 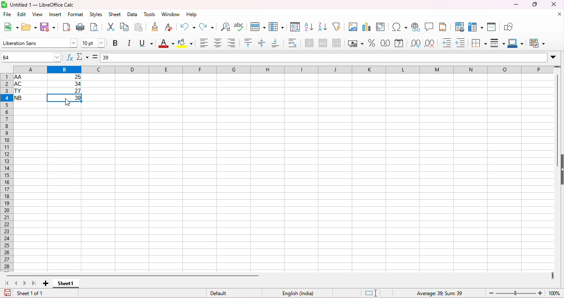 I want to click on drop down, so click(x=554, y=57).